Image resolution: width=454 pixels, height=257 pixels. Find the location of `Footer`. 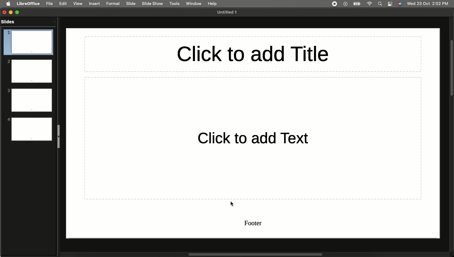

Footer is located at coordinates (32, 81).